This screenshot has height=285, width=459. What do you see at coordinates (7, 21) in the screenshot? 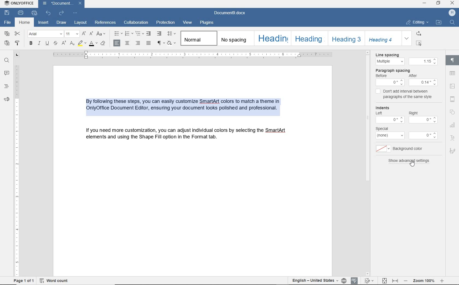
I see `file` at bounding box center [7, 21].